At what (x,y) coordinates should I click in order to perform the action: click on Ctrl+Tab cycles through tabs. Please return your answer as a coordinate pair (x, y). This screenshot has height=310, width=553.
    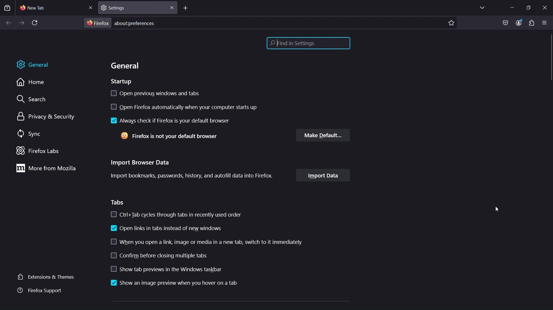
    Looking at the image, I should click on (176, 215).